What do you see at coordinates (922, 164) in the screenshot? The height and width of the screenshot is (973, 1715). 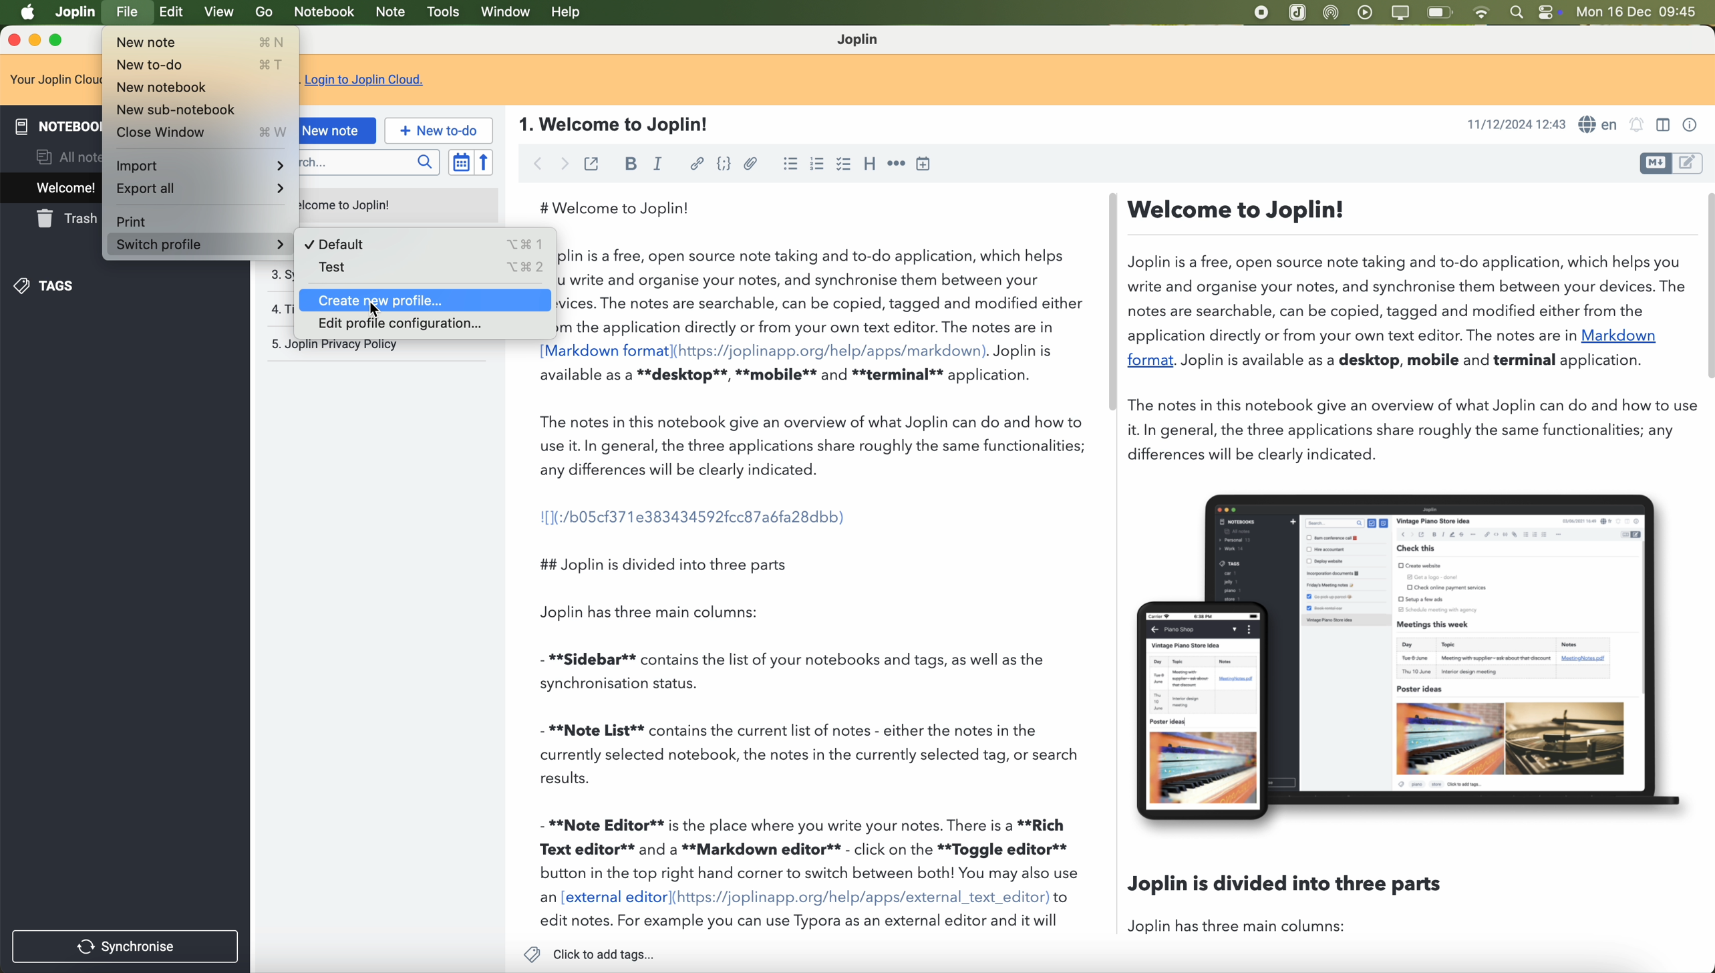 I see `insert time` at bounding box center [922, 164].